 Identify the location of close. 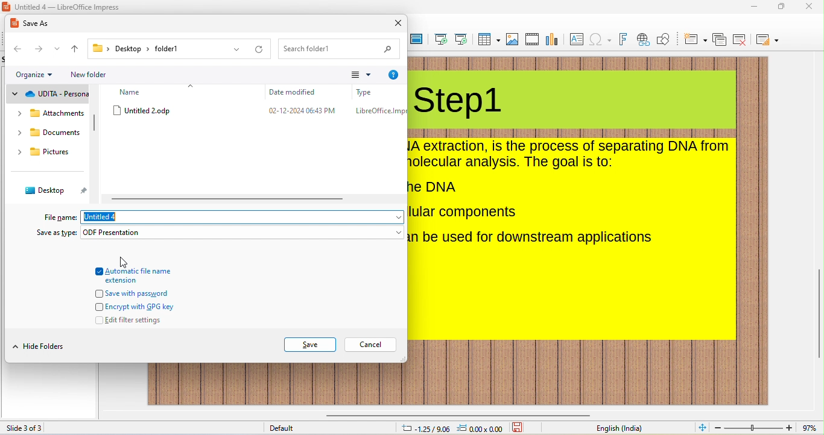
(812, 7).